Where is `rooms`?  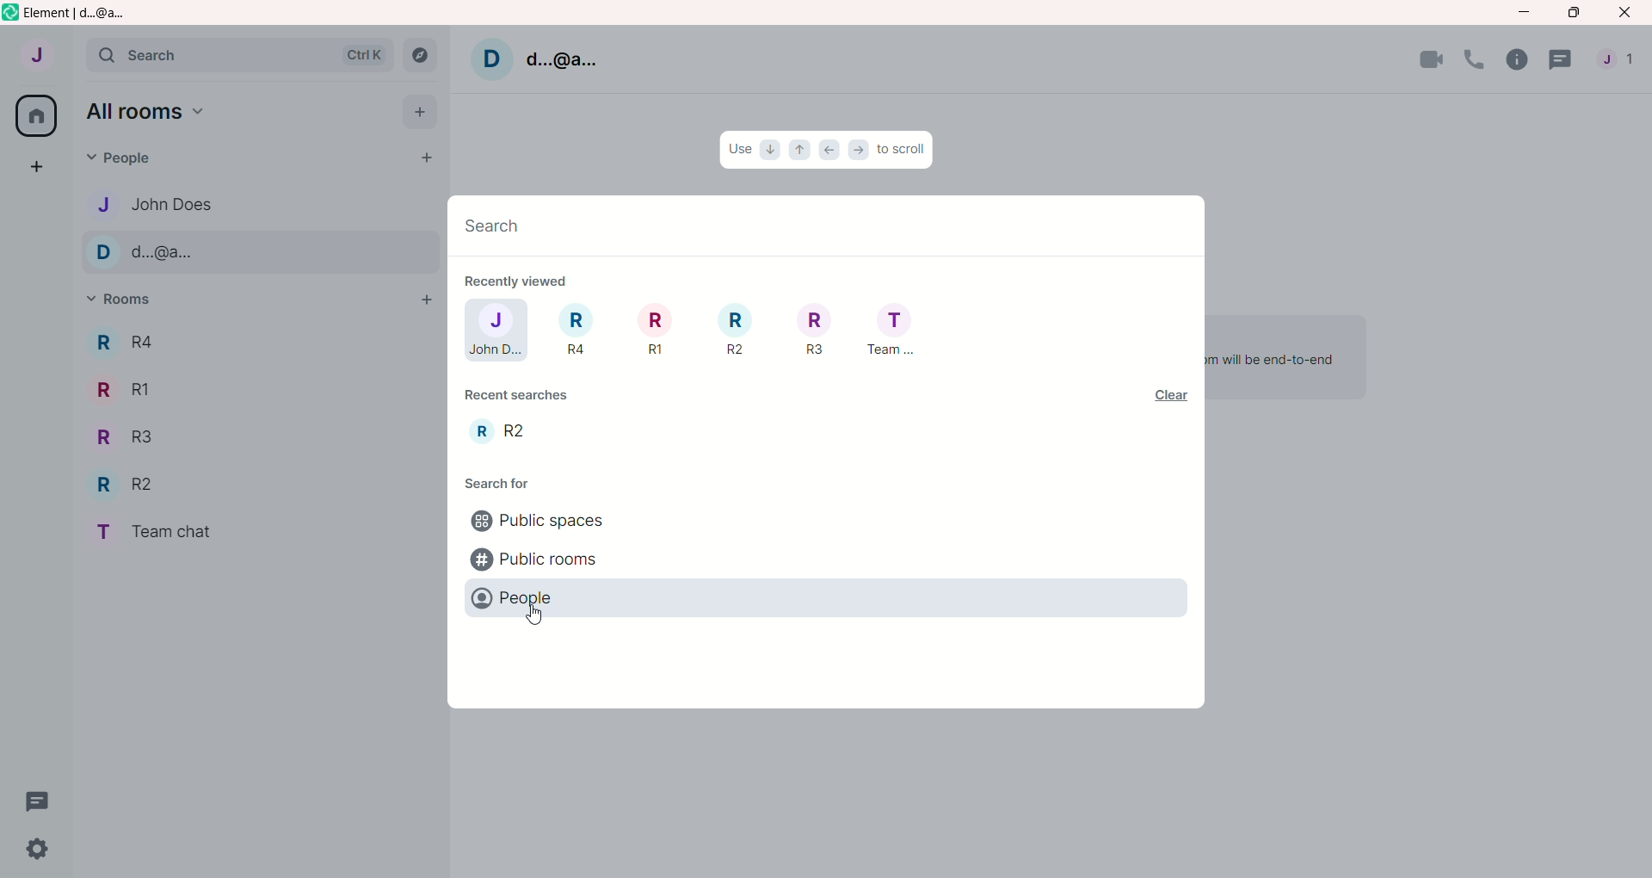 rooms is located at coordinates (126, 301).